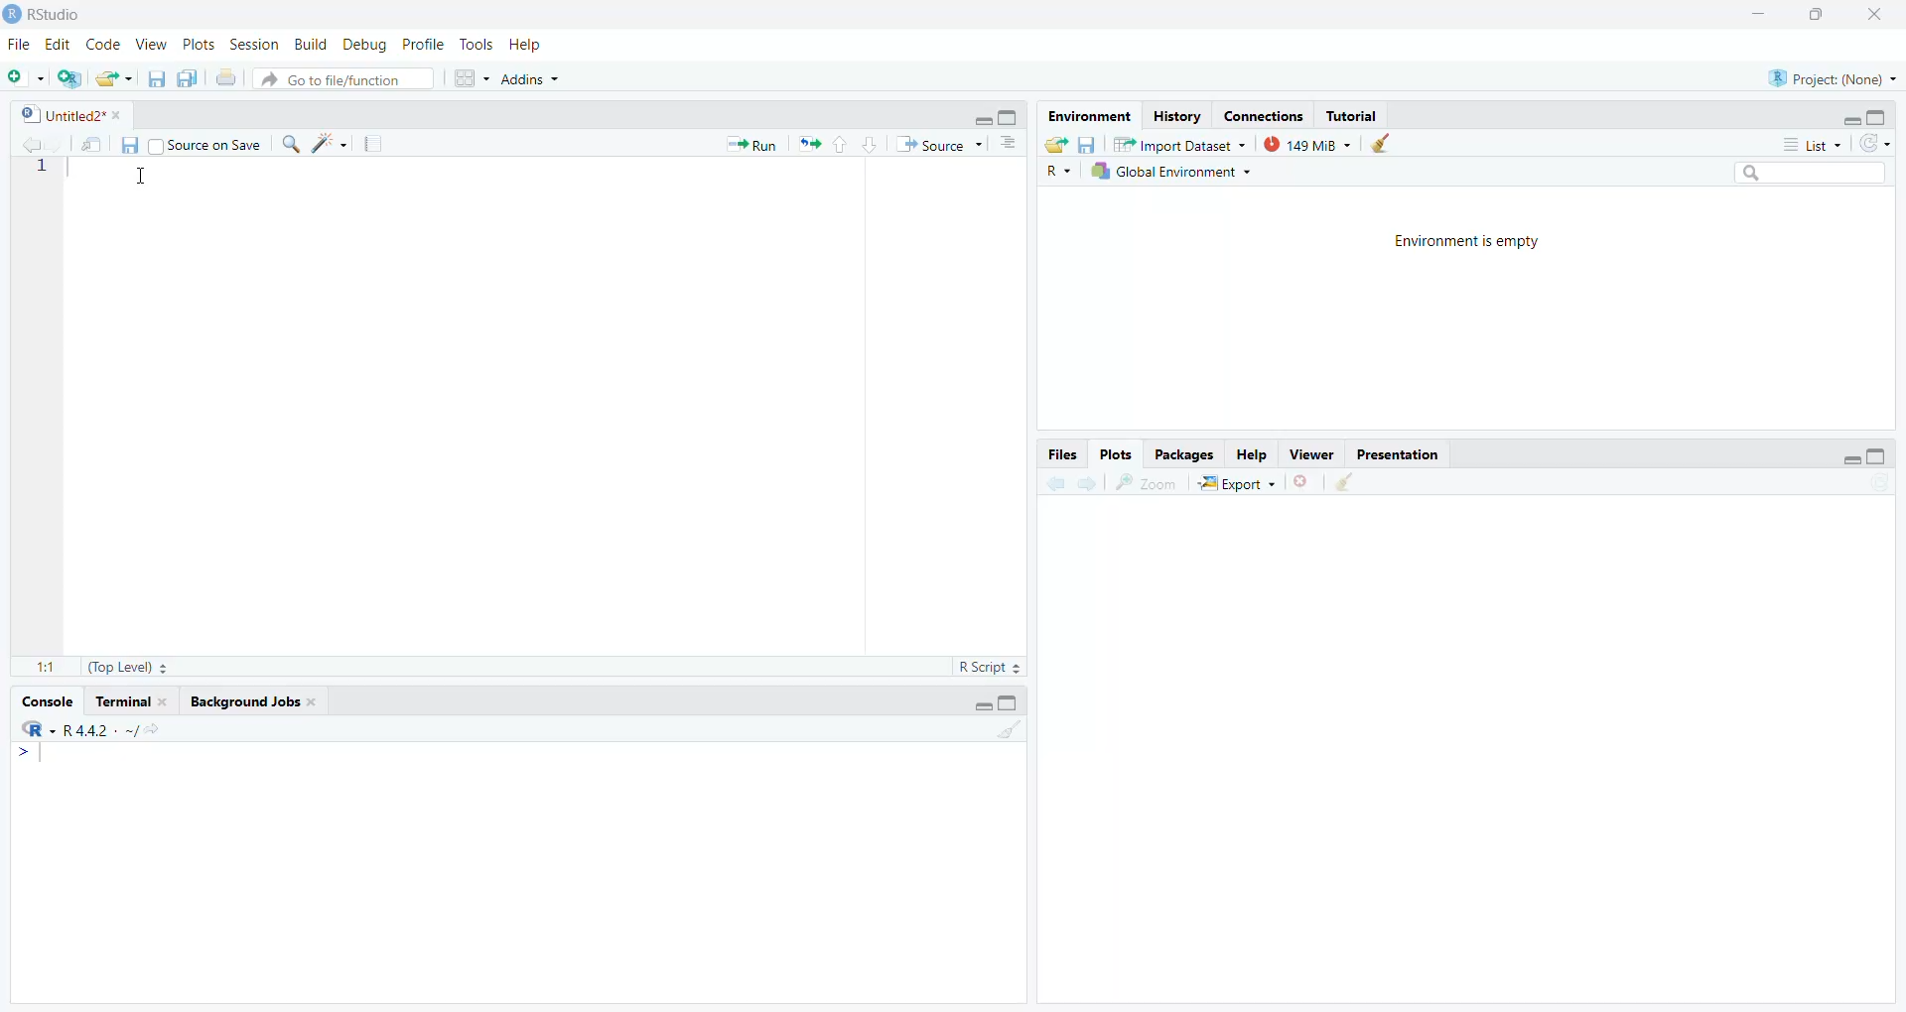 The image size is (1906, 1012). Describe the element at coordinates (1253, 451) in the screenshot. I see `Help` at that location.